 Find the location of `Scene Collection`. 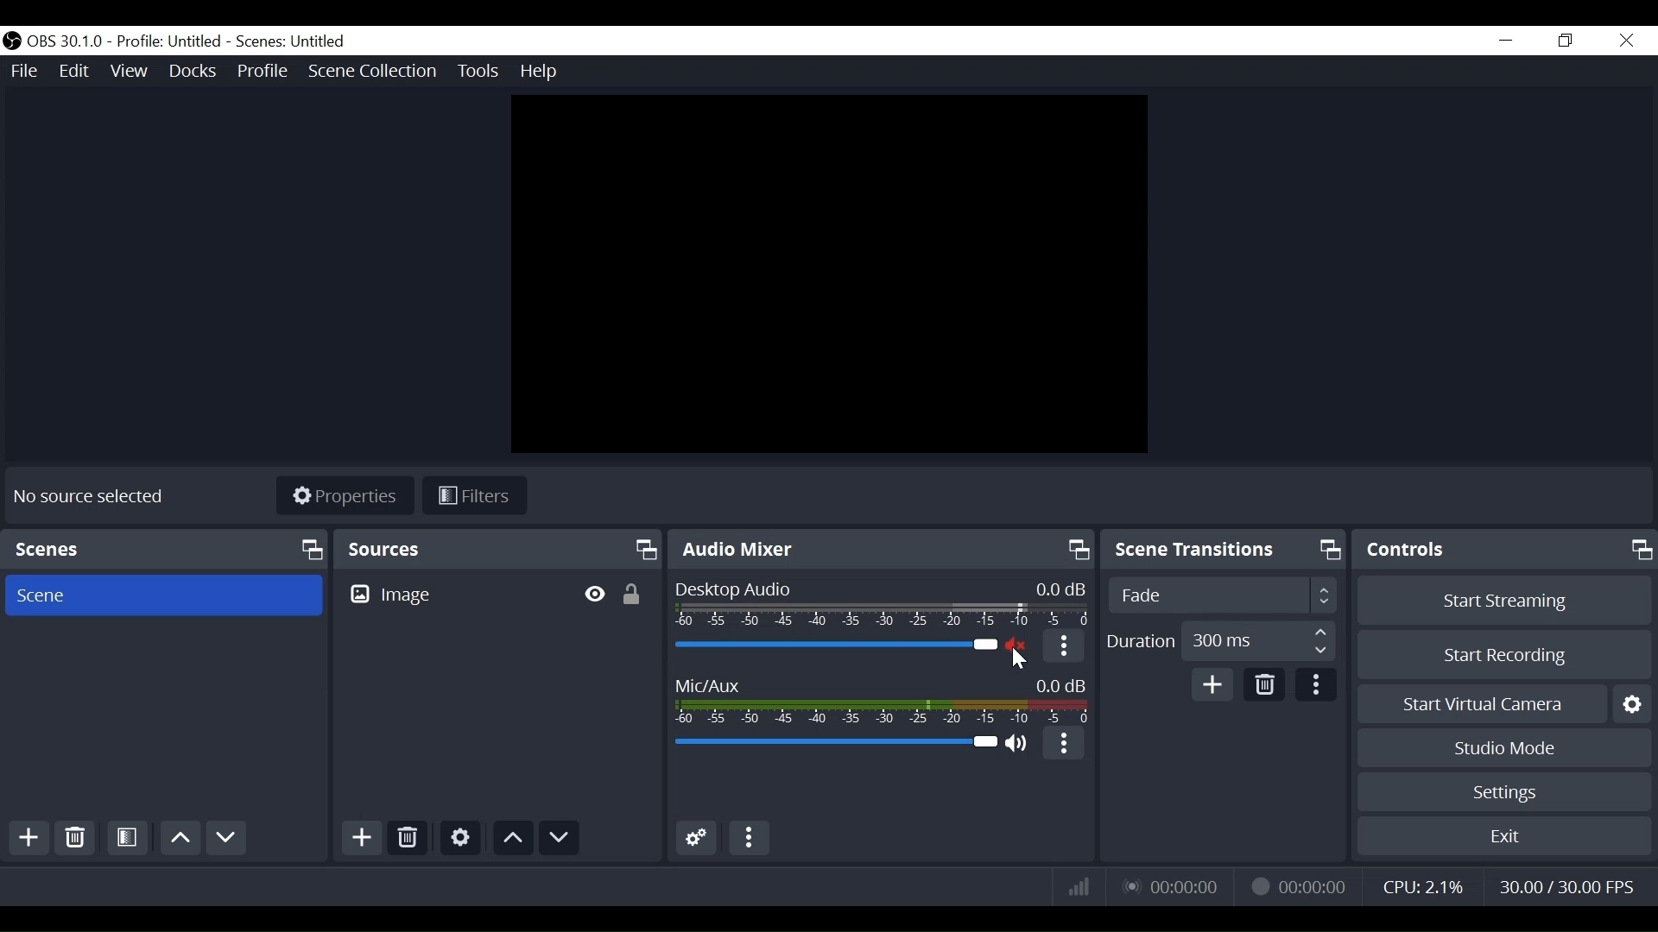

Scene Collection is located at coordinates (374, 72).